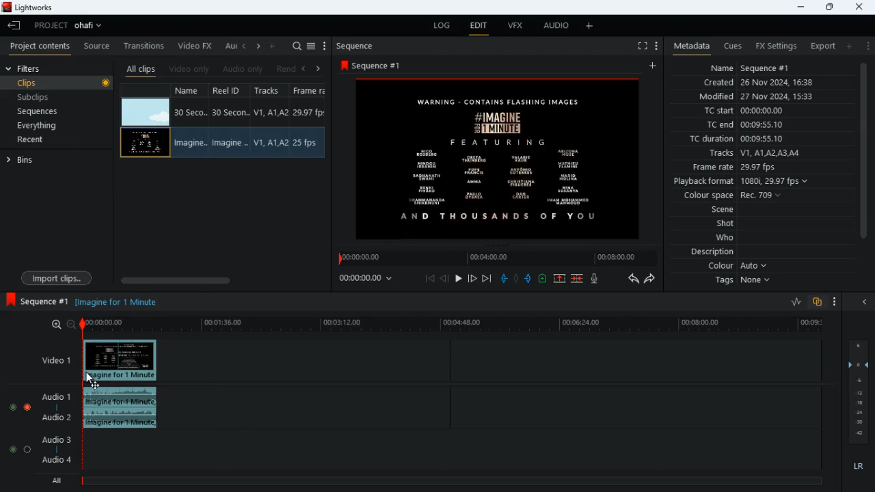 The width and height of the screenshot is (875, 492). I want to click on bins, so click(27, 163).